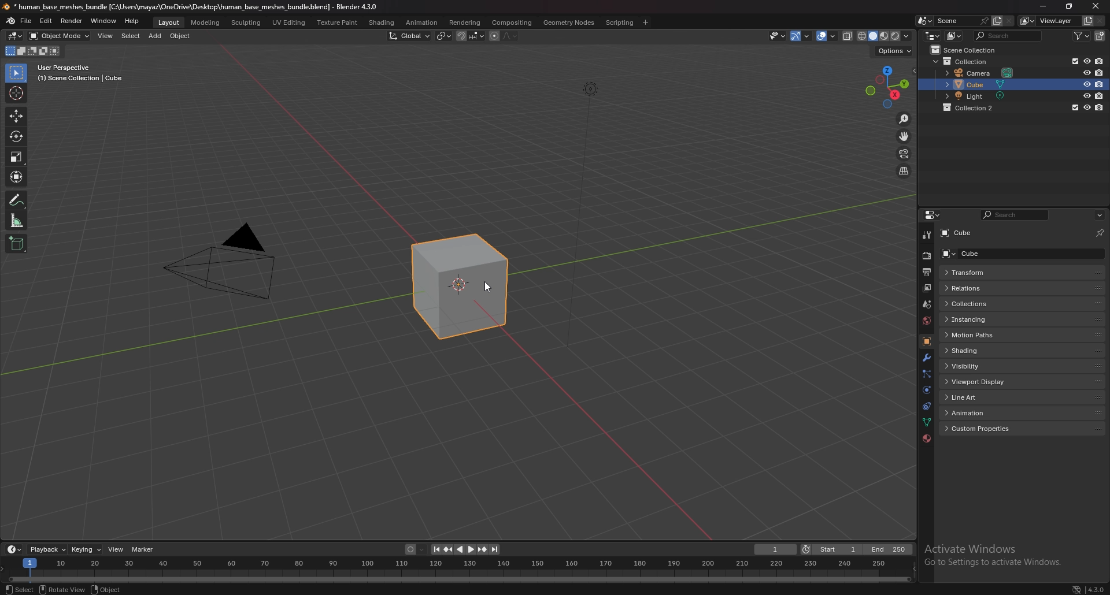 Image resolution: width=1110 pixels, height=595 pixels. Describe the element at coordinates (965, 61) in the screenshot. I see `collection` at that location.